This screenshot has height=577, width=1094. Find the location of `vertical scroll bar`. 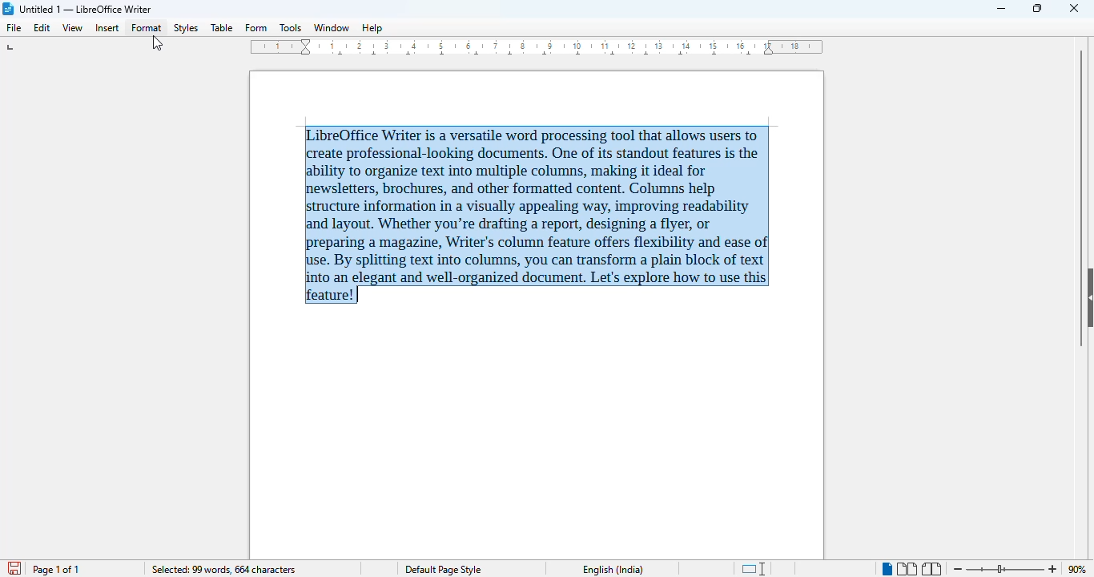

vertical scroll bar is located at coordinates (1081, 197).